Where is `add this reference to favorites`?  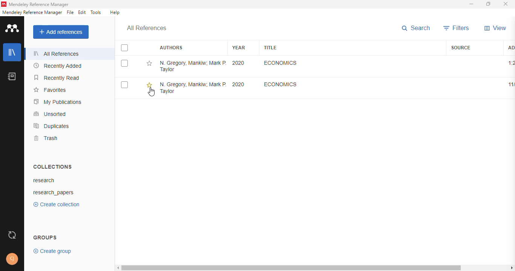
add this reference to favorites is located at coordinates (149, 85).